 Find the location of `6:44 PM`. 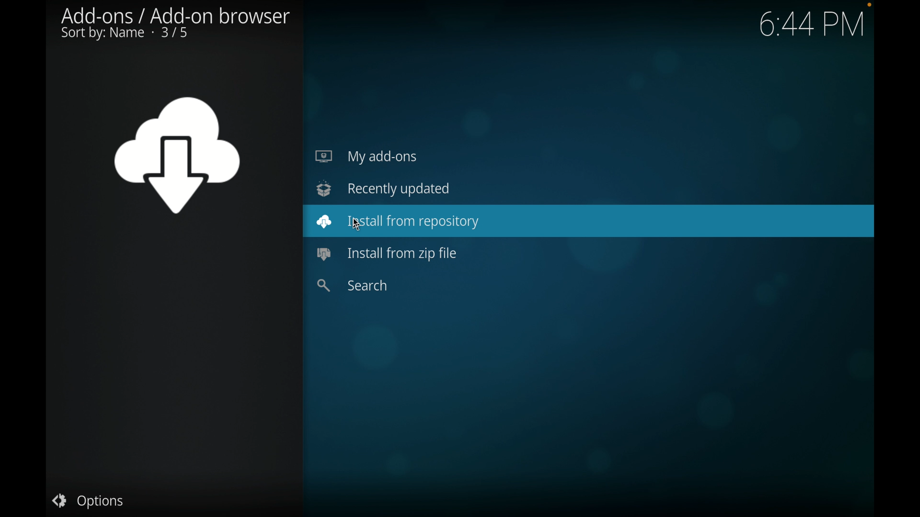

6:44 PM is located at coordinates (809, 23).